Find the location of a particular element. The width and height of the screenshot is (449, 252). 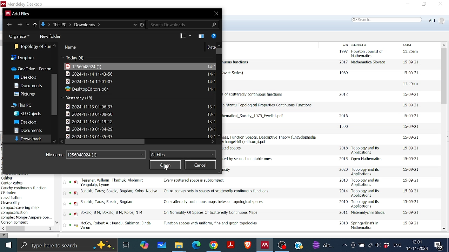

Published in is located at coordinates (359, 44).